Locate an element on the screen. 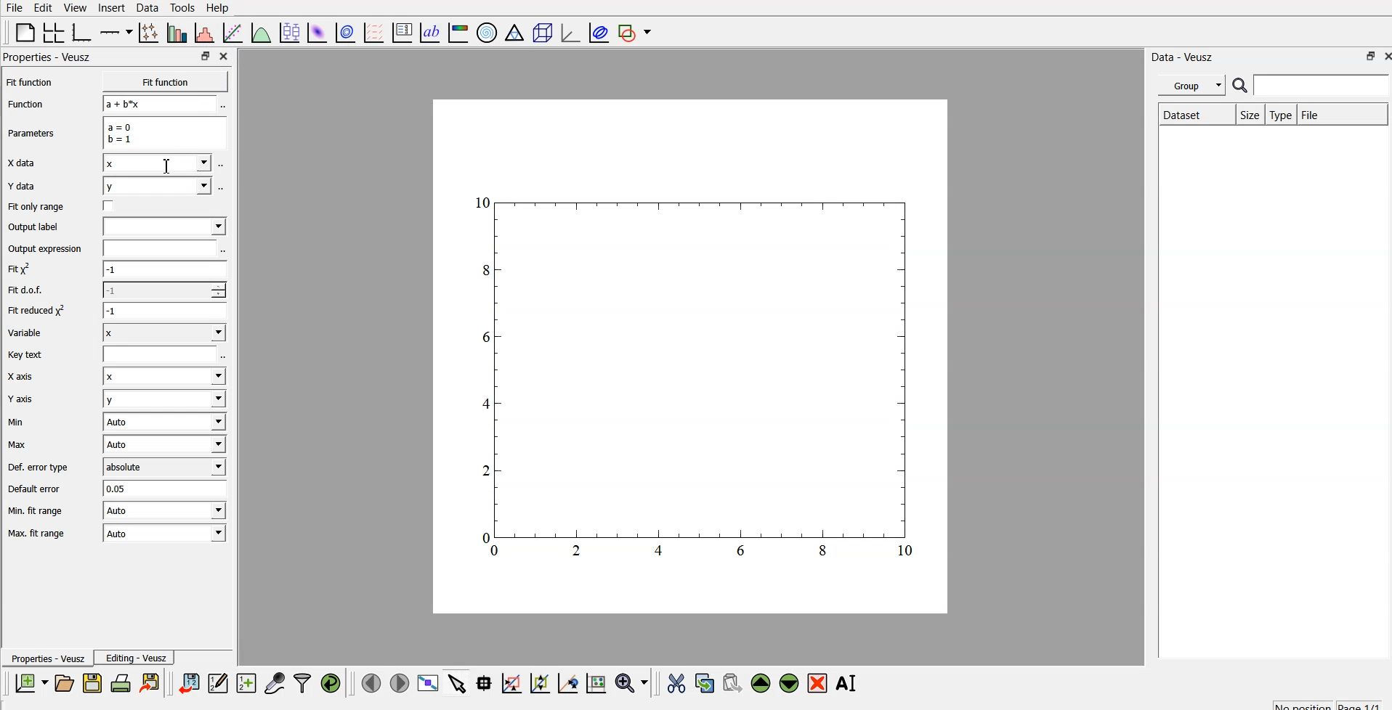 The image size is (1392, 710). Fit only range is located at coordinates (44, 207).